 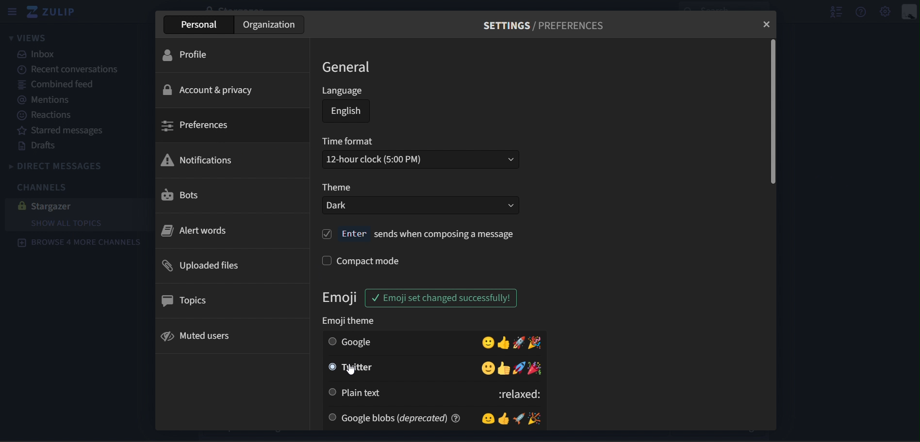 I want to click on topics files, so click(x=187, y=300).